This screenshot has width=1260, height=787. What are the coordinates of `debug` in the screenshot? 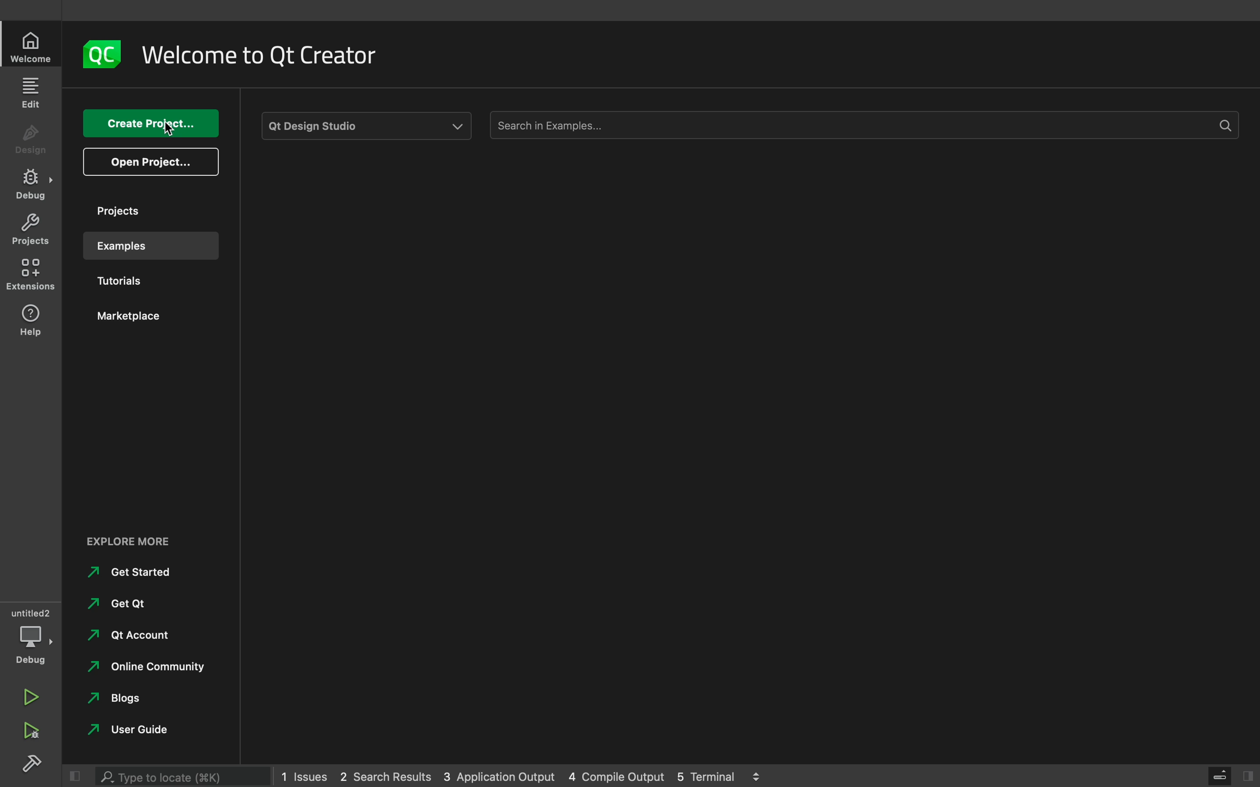 It's located at (31, 184).